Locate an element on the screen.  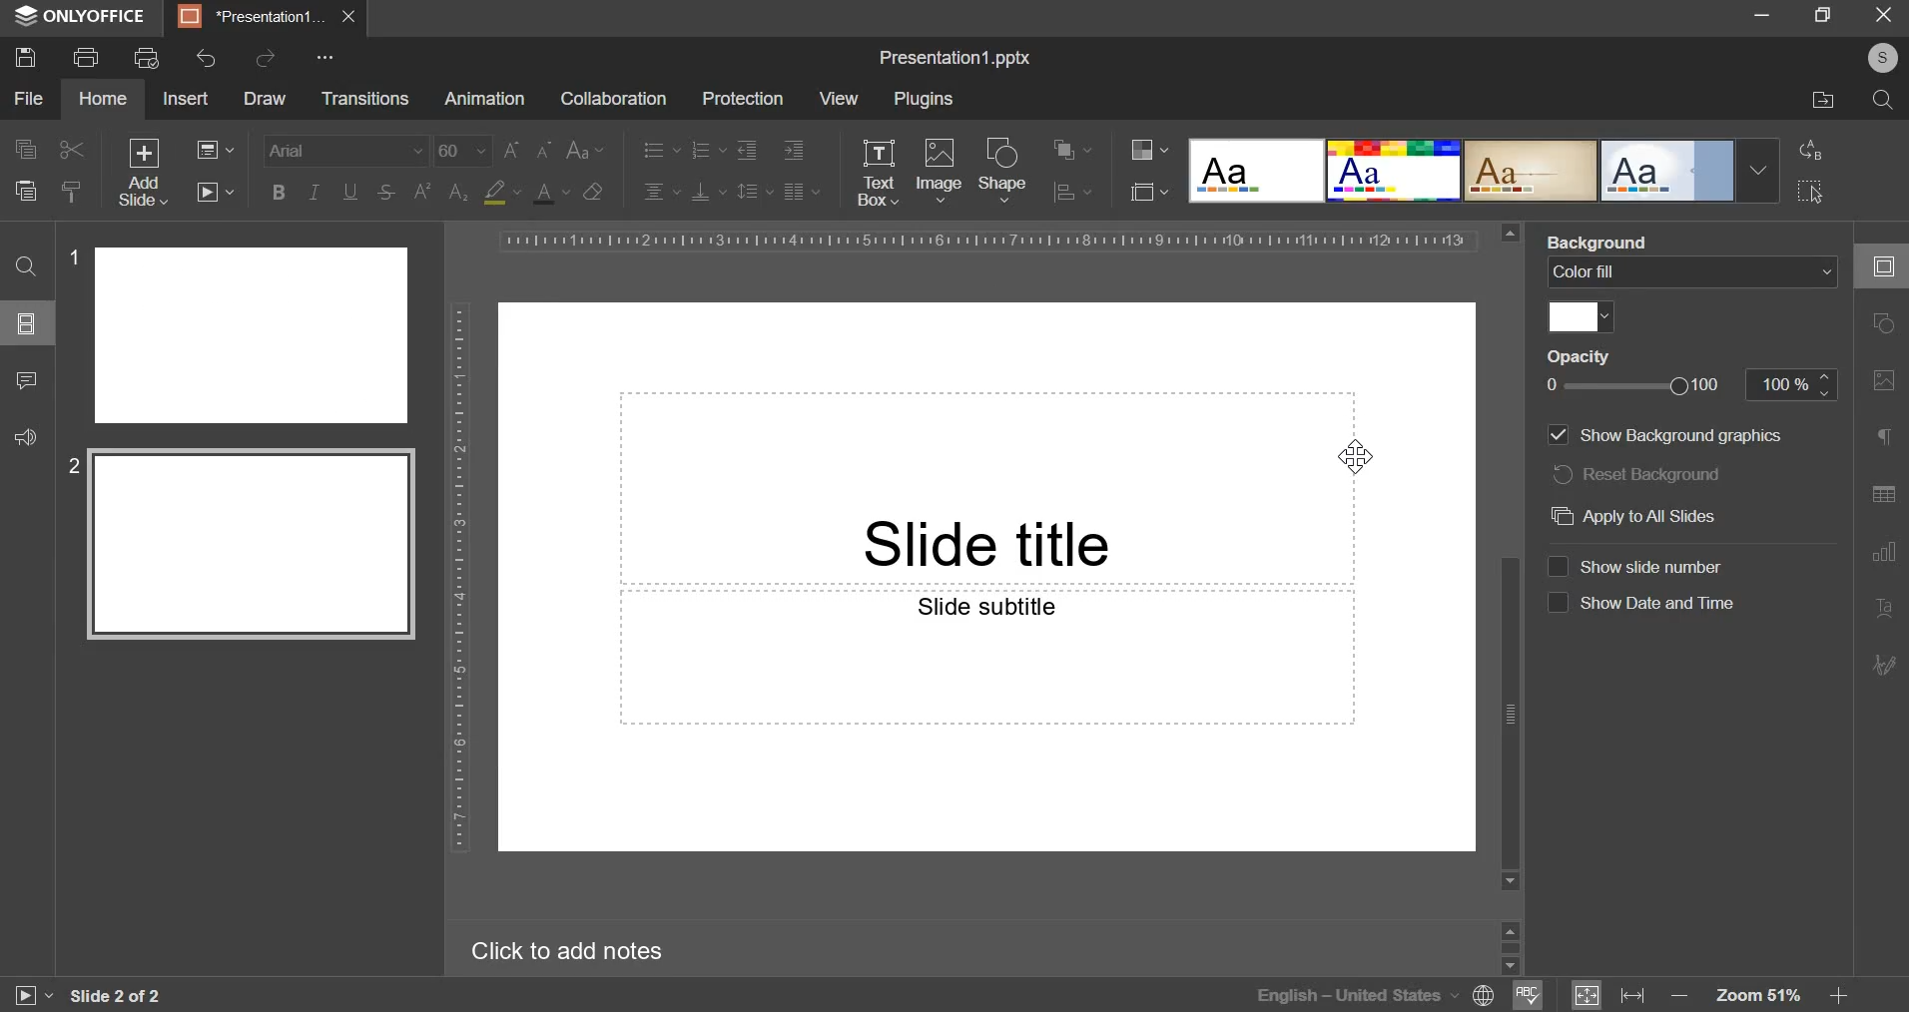
decrease indent is located at coordinates (746, 150).